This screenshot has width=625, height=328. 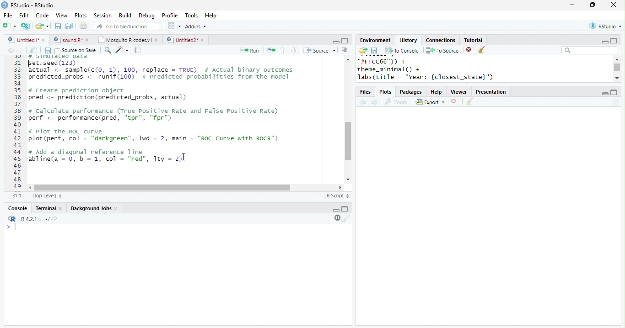 I want to click on forward, so click(x=375, y=103).